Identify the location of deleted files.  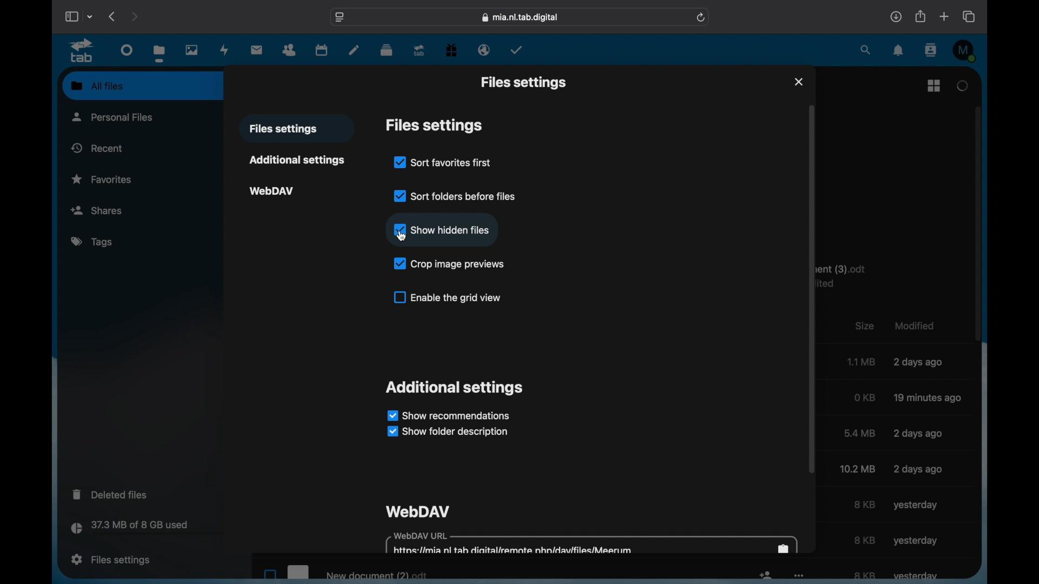
(111, 494).